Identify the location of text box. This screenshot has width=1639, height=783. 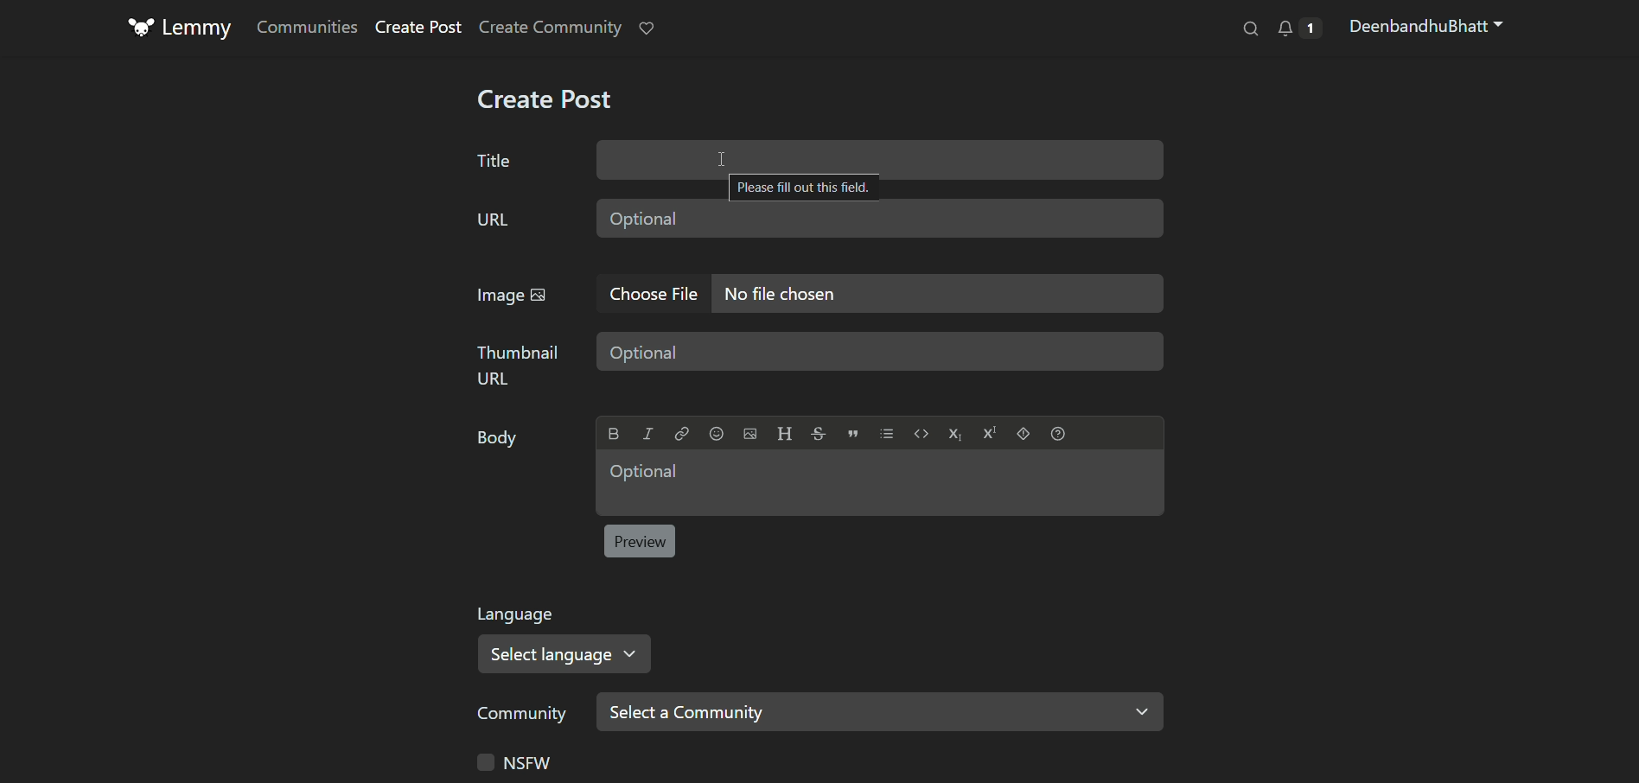
(880, 217).